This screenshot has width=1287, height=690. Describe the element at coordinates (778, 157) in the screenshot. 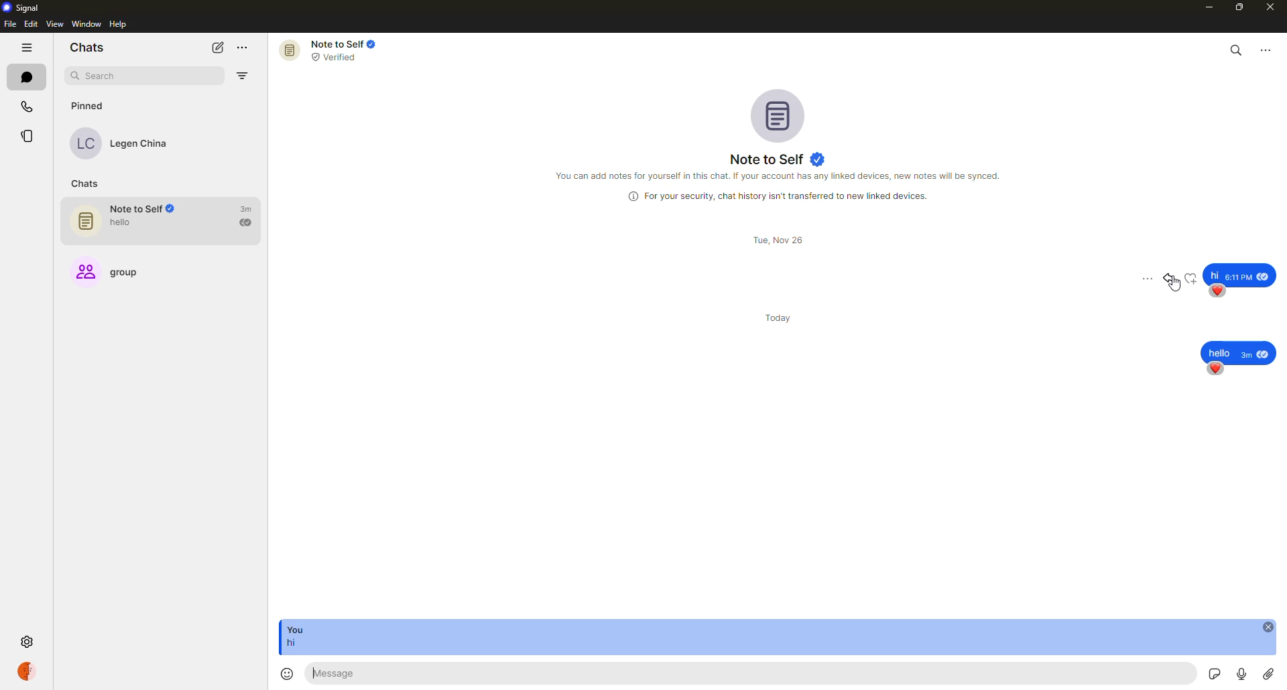

I see `note to self` at that location.